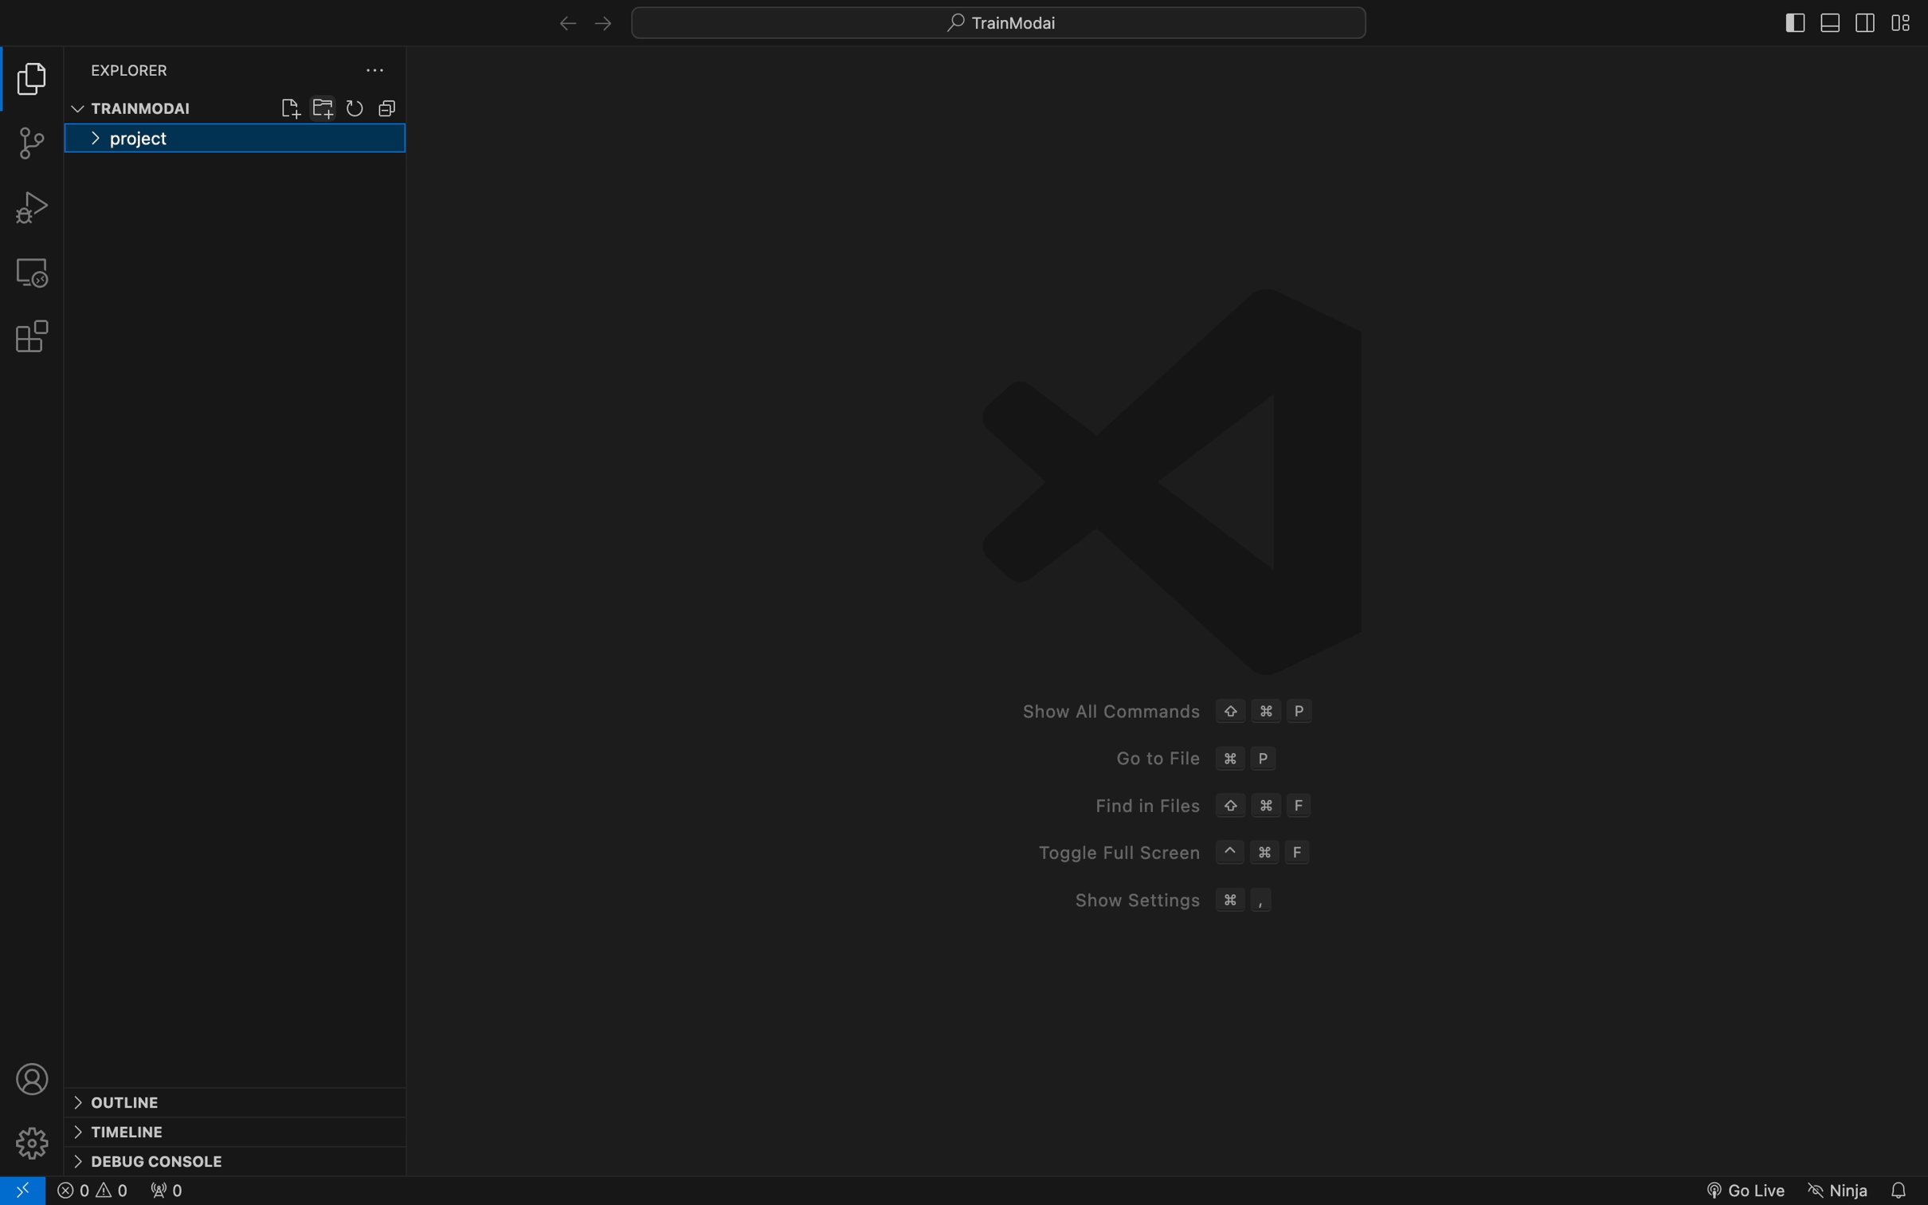 The height and width of the screenshot is (1205, 1928). I want to click on Logo, so click(1174, 476).